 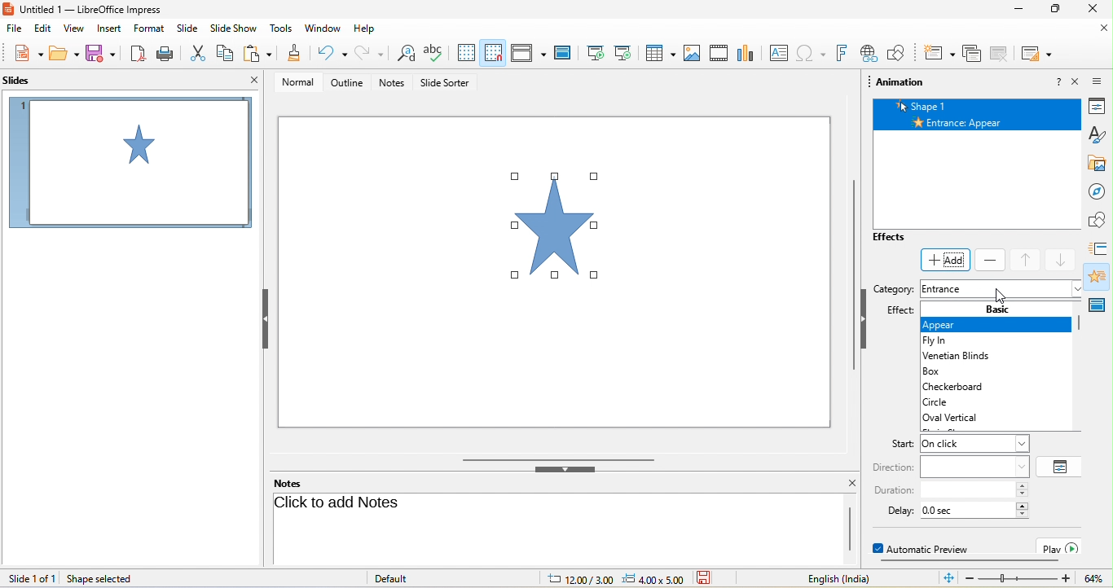 What do you see at coordinates (690, 53) in the screenshot?
I see `image` at bounding box center [690, 53].